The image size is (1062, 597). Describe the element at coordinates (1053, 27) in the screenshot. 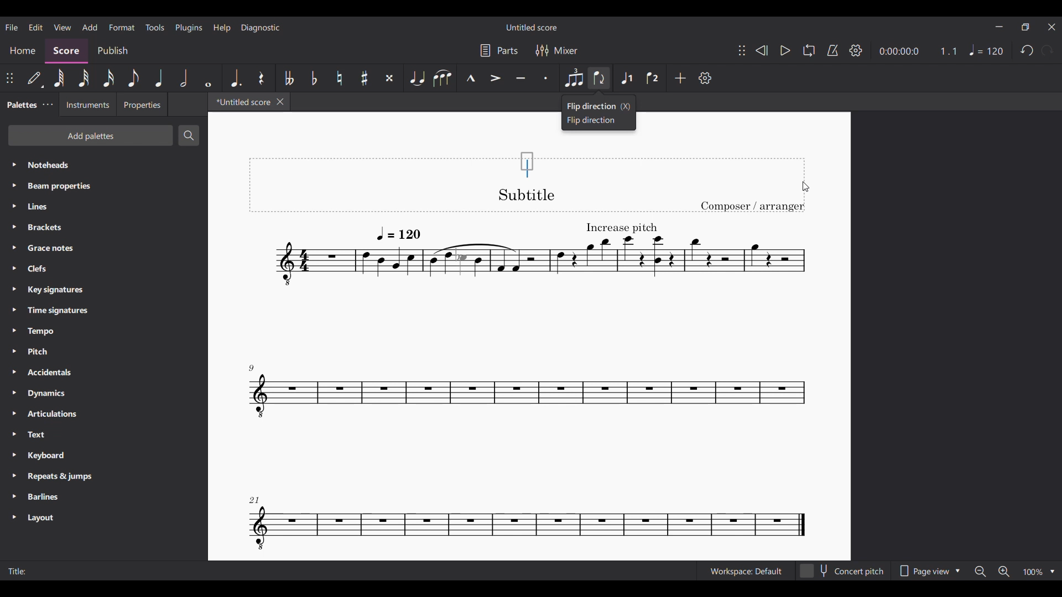

I see `Close interface` at that location.